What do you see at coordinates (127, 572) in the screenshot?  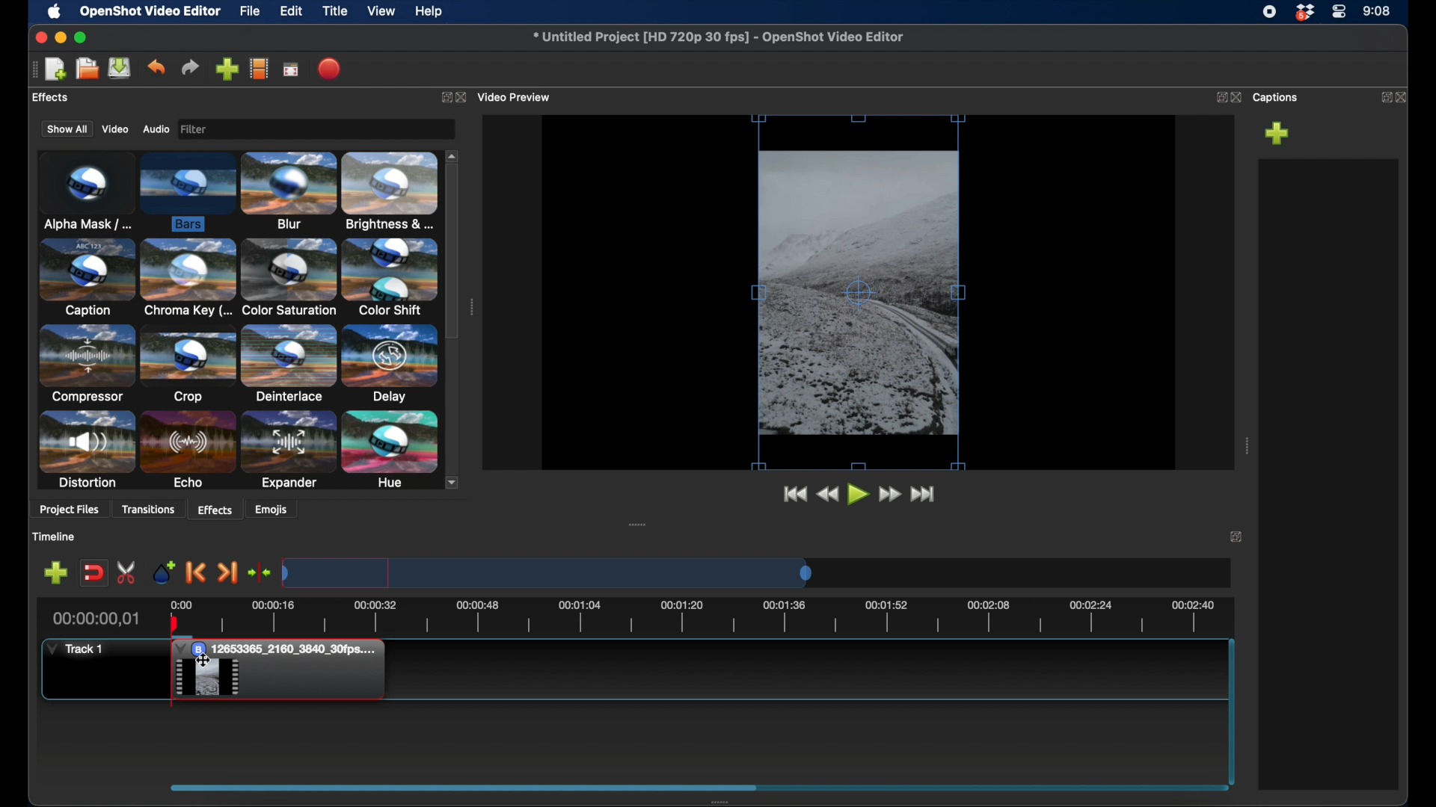 I see `enable razor` at bounding box center [127, 572].